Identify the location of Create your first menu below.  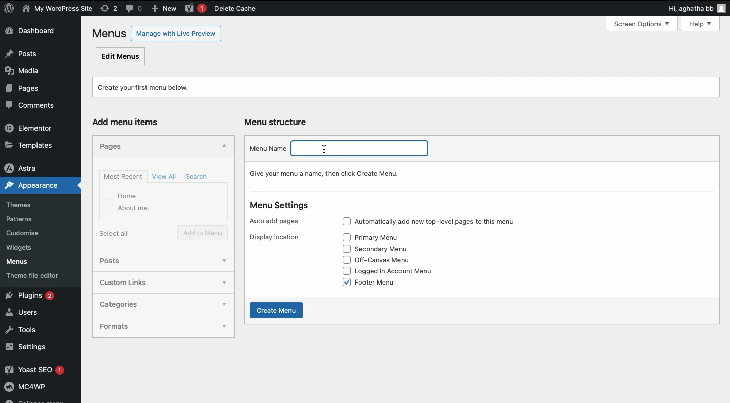
(148, 88).